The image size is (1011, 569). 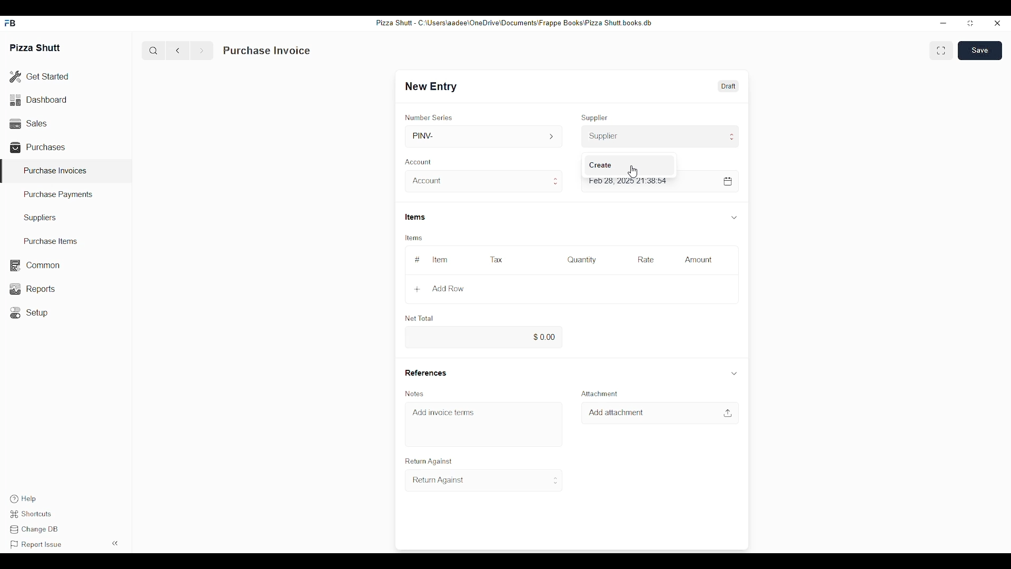 What do you see at coordinates (698, 259) in the screenshot?
I see `Amount` at bounding box center [698, 259].